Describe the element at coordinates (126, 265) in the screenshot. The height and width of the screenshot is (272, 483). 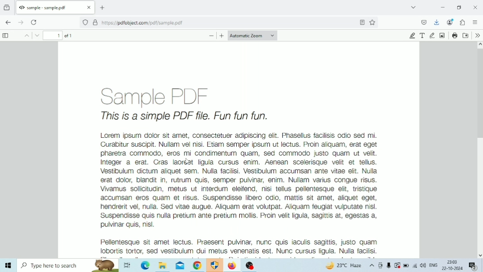
I see `Task View` at that location.